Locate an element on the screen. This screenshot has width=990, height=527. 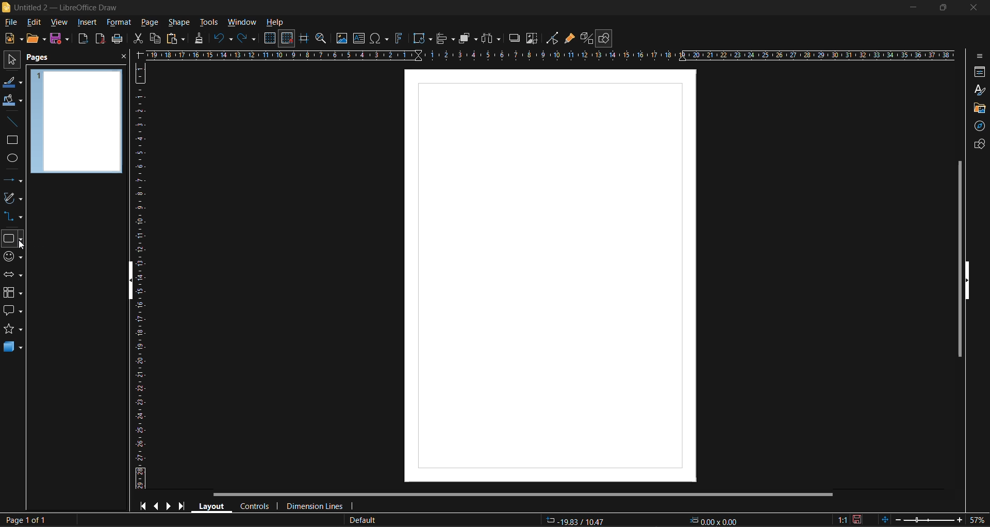
copy is located at coordinates (155, 39).